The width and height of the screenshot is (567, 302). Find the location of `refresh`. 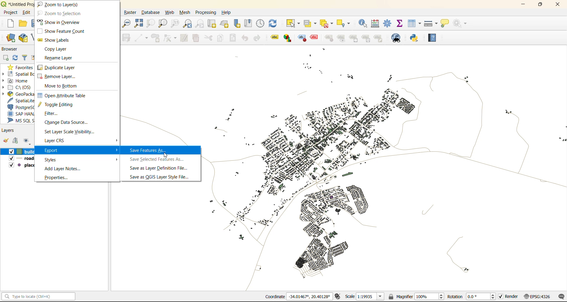

refresh is located at coordinates (274, 23).